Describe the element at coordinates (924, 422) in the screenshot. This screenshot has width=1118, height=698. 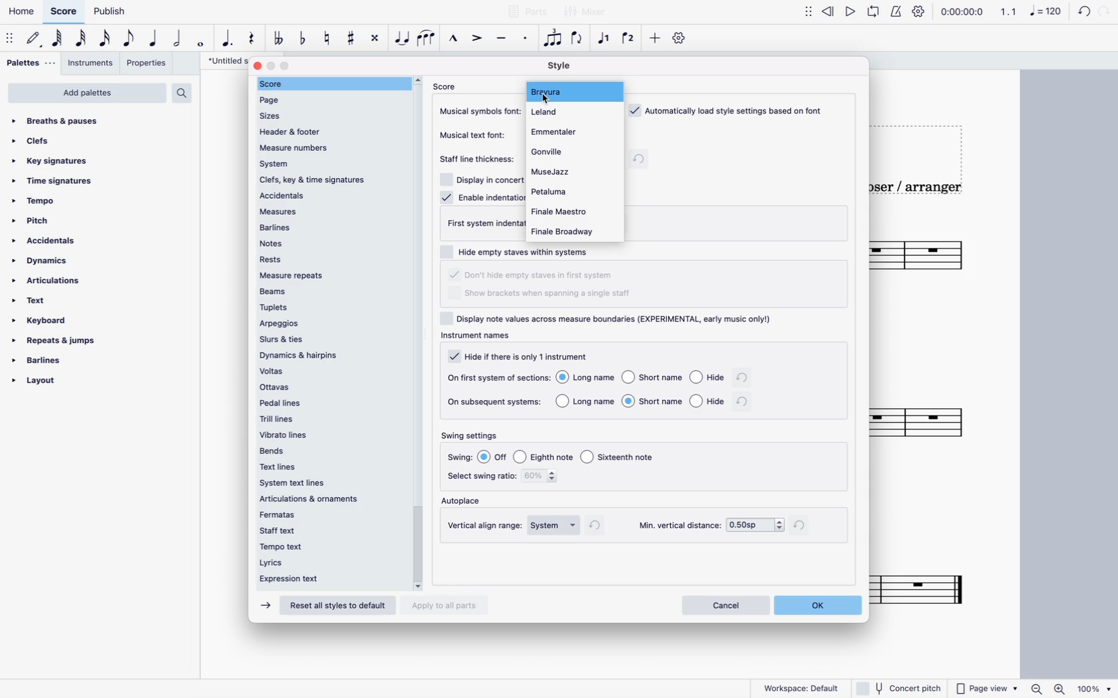
I see `score` at that location.